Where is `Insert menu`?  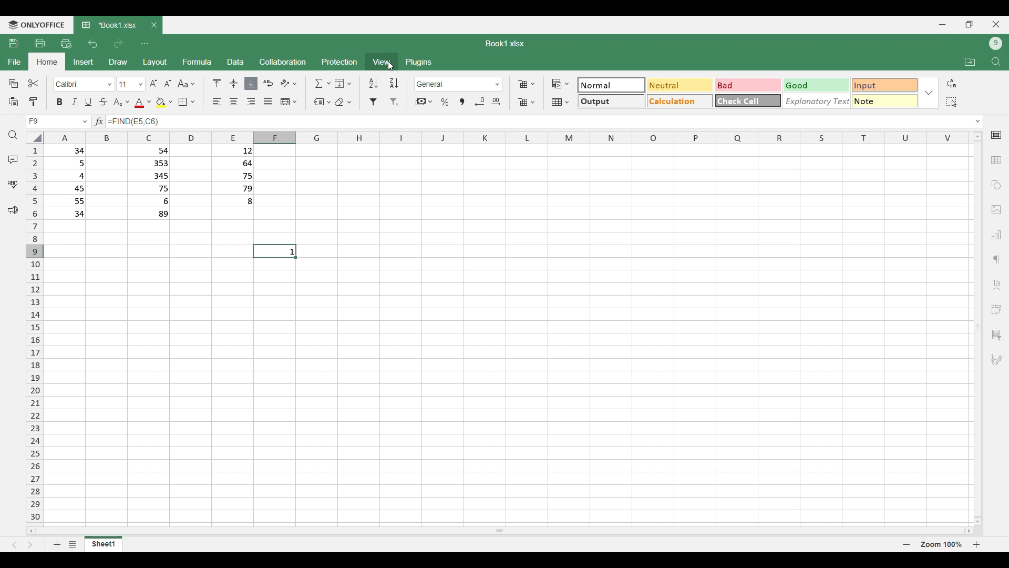
Insert menu is located at coordinates (83, 63).